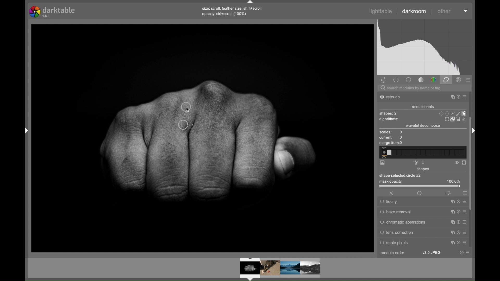 This screenshot has width=500, height=281. What do you see at coordinates (467, 253) in the screenshot?
I see `more options` at bounding box center [467, 253].